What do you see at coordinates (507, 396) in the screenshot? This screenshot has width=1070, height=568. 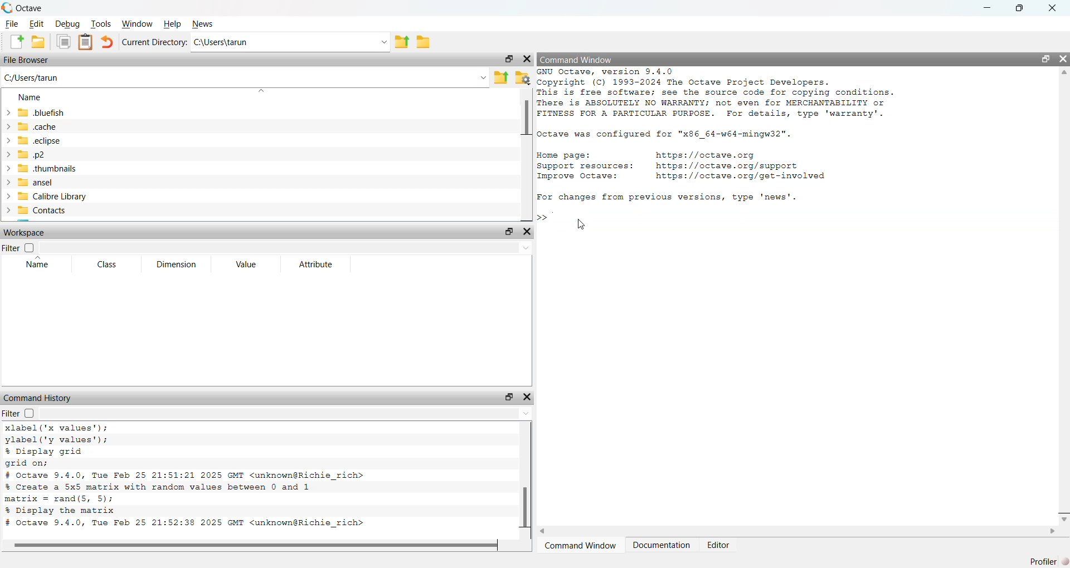 I see `maximise` at bounding box center [507, 396].